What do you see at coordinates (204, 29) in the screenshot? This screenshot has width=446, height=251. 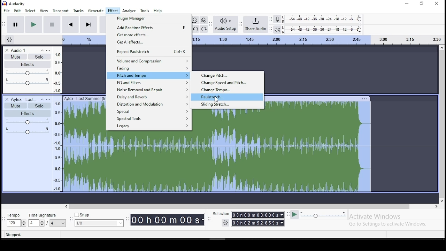 I see `redo` at bounding box center [204, 29].